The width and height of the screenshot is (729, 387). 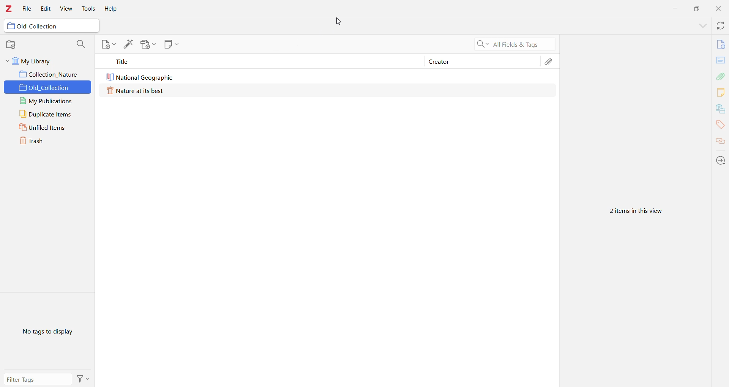 What do you see at coordinates (89, 9) in the screenshot?
I see `Tools` at bounding box center [89, 9].